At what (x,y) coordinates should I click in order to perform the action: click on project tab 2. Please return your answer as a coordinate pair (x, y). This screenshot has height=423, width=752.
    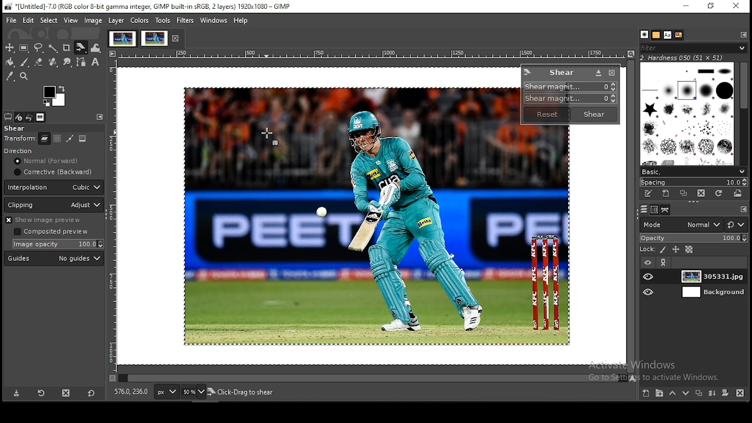
    Looking at the image, I should click on (155, 38).